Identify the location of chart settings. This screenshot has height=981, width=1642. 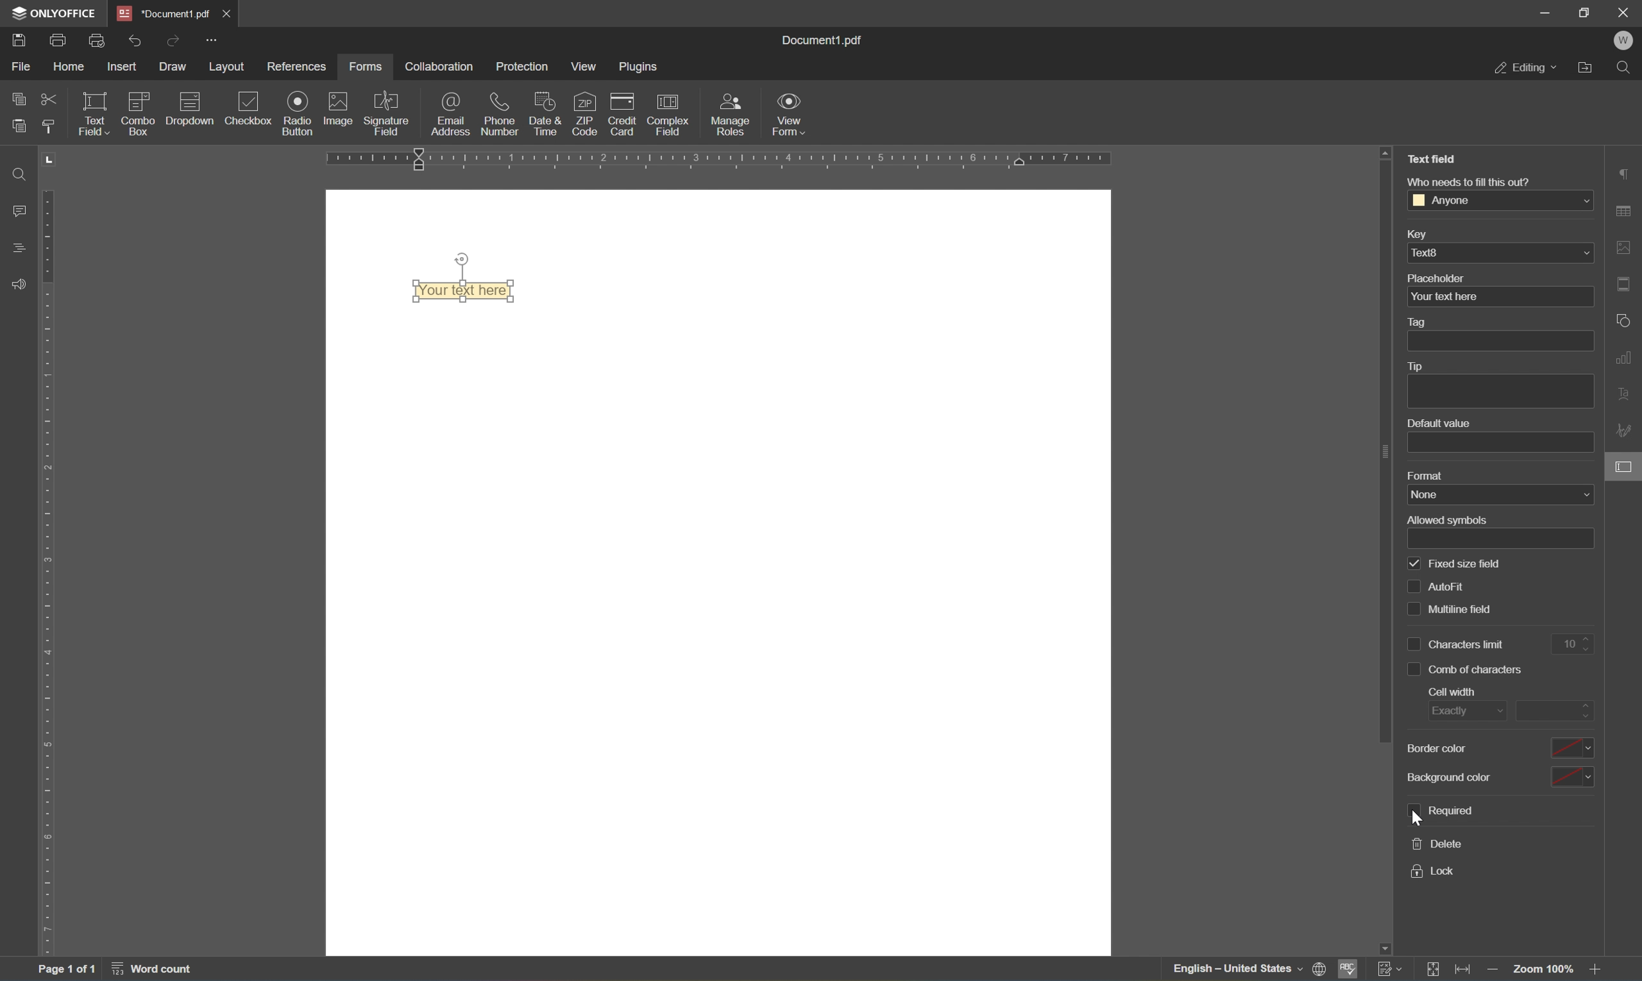
(1625, 358).